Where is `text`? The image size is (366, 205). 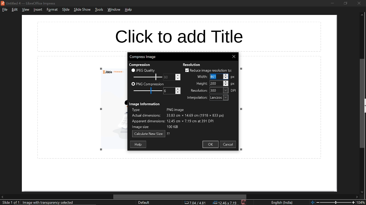
text is located at coordinates (202, 77).